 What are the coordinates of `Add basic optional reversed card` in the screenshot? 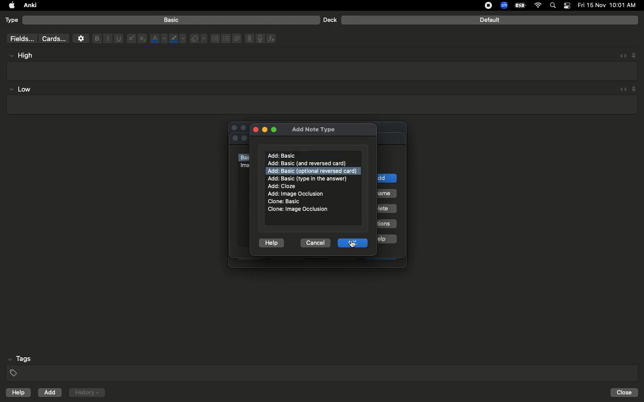 It's located at (312, 171).